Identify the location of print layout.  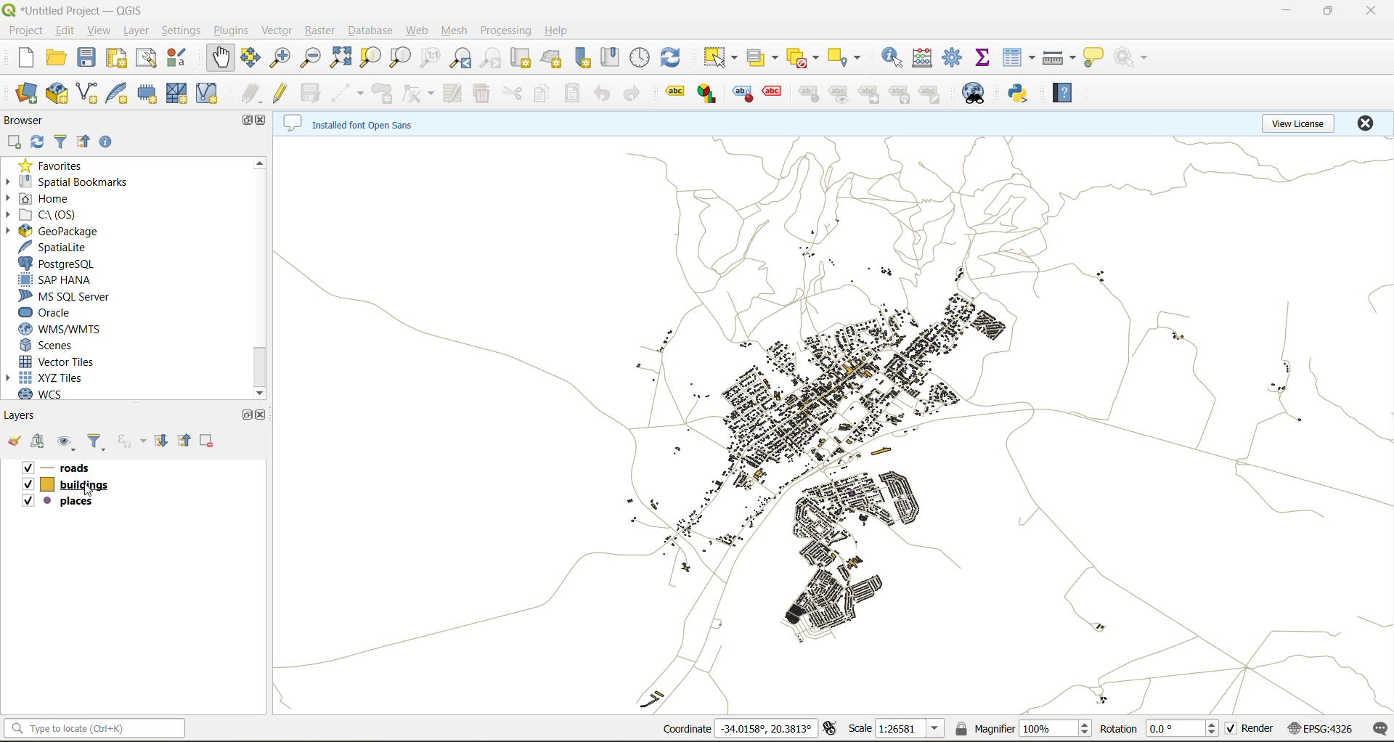
(118, 60).